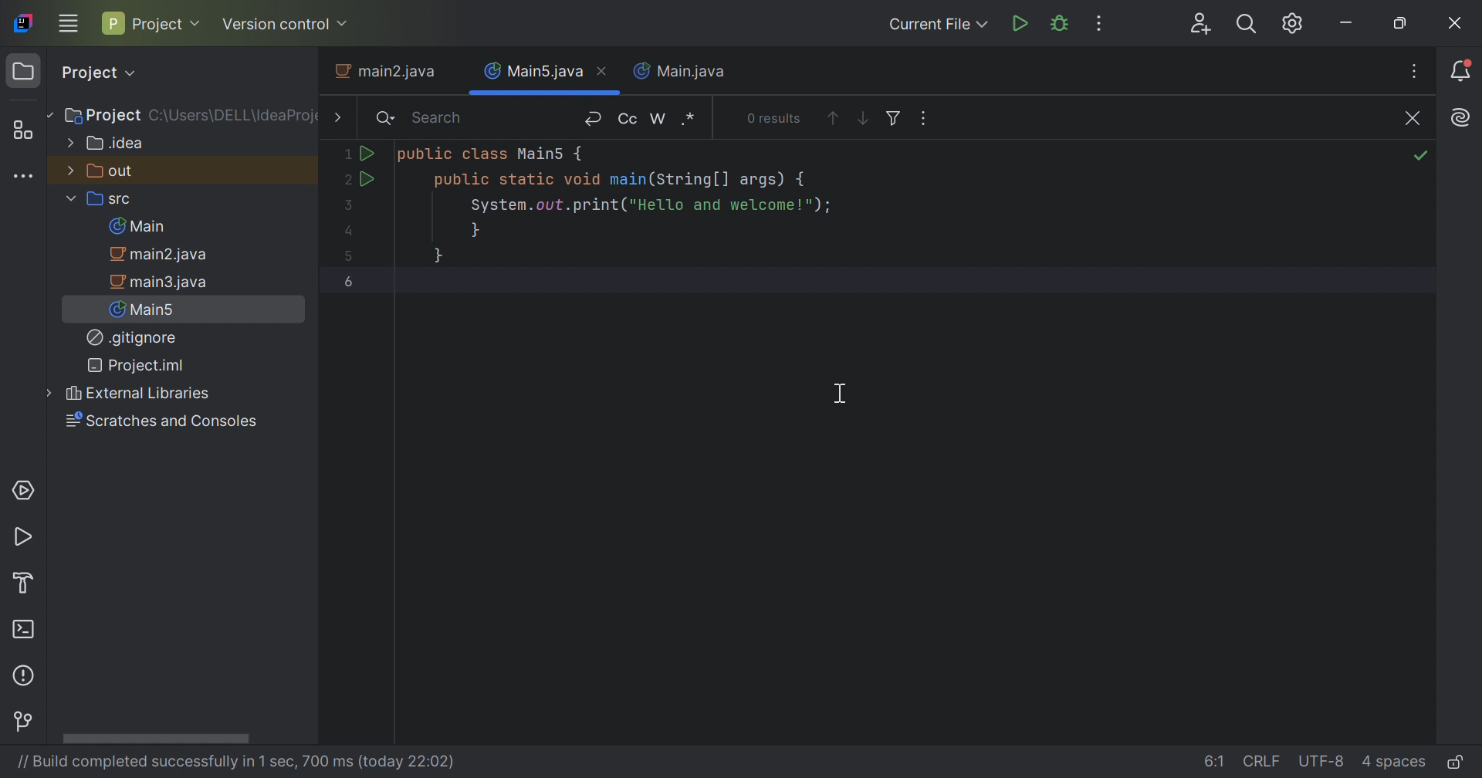 This screenshot has height=778, width=1482. What do you see at coordinates (234, 117) in the screenshot?
I see `C:\Users\DELL\IdeaProject` at bounding box center [234, 117].